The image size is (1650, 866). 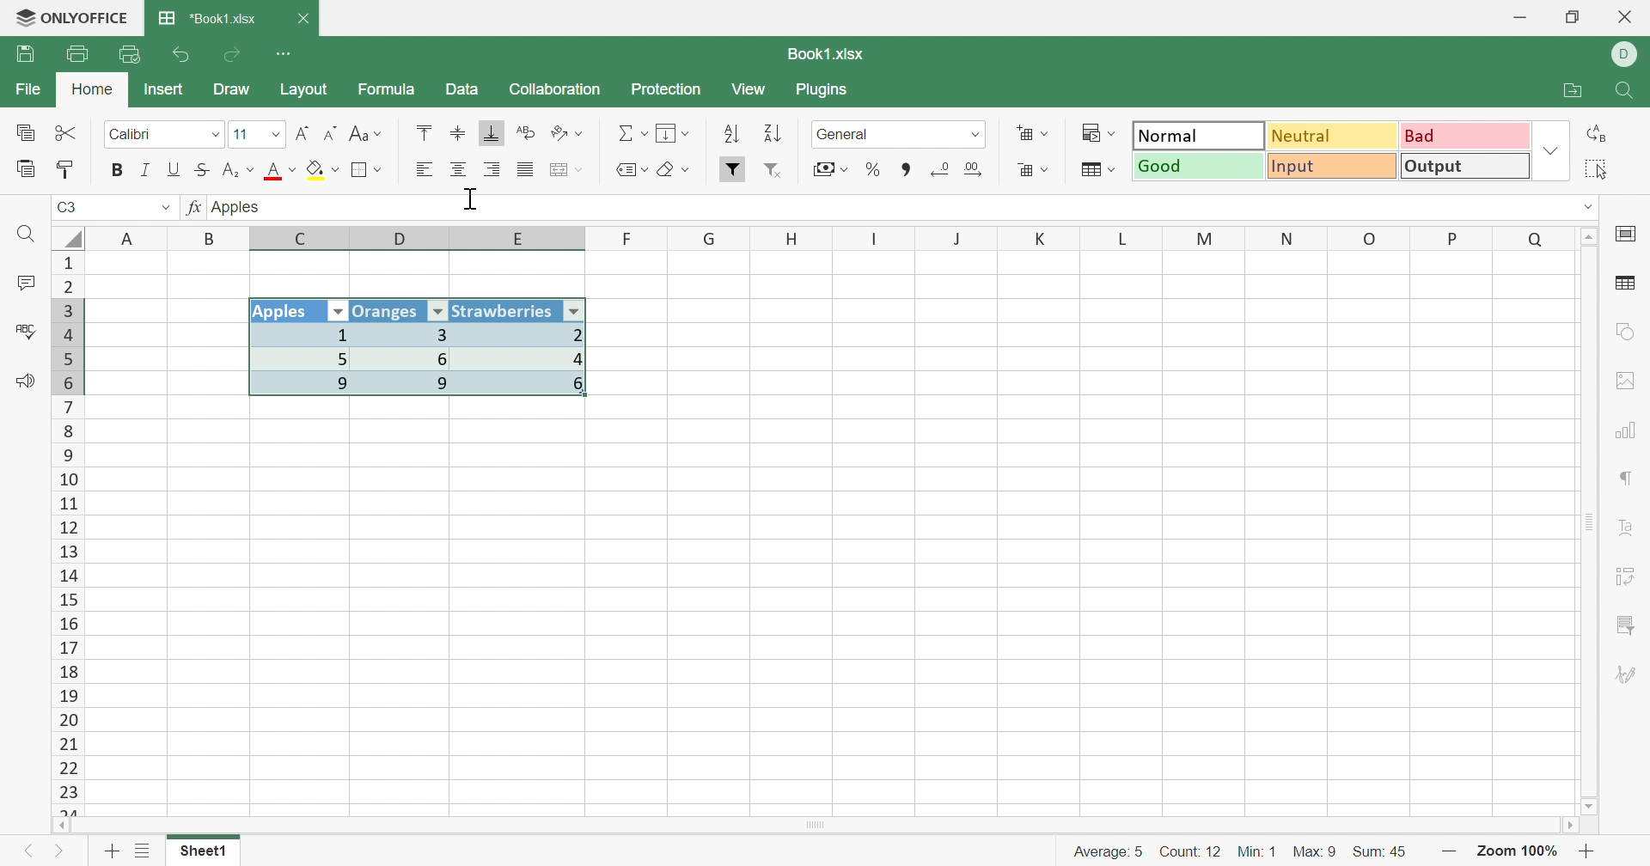 I want to click on Remove filter, so click(x=780, y=172).